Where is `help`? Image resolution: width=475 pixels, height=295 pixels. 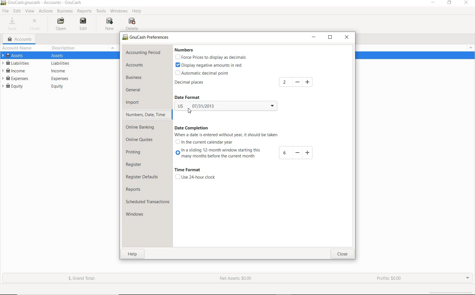
help is located at coordinates (133, 255).